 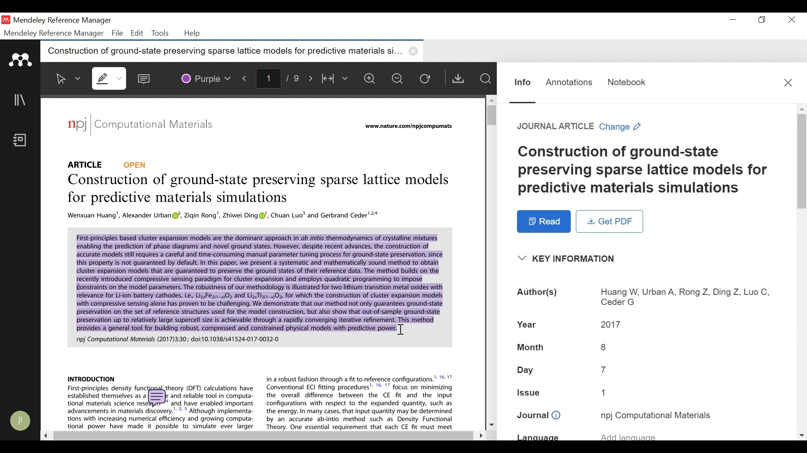 What do you see at coordinates (146, 77) in the screenshot?
I see `Sticky Note` at bounding box center [146, 77].